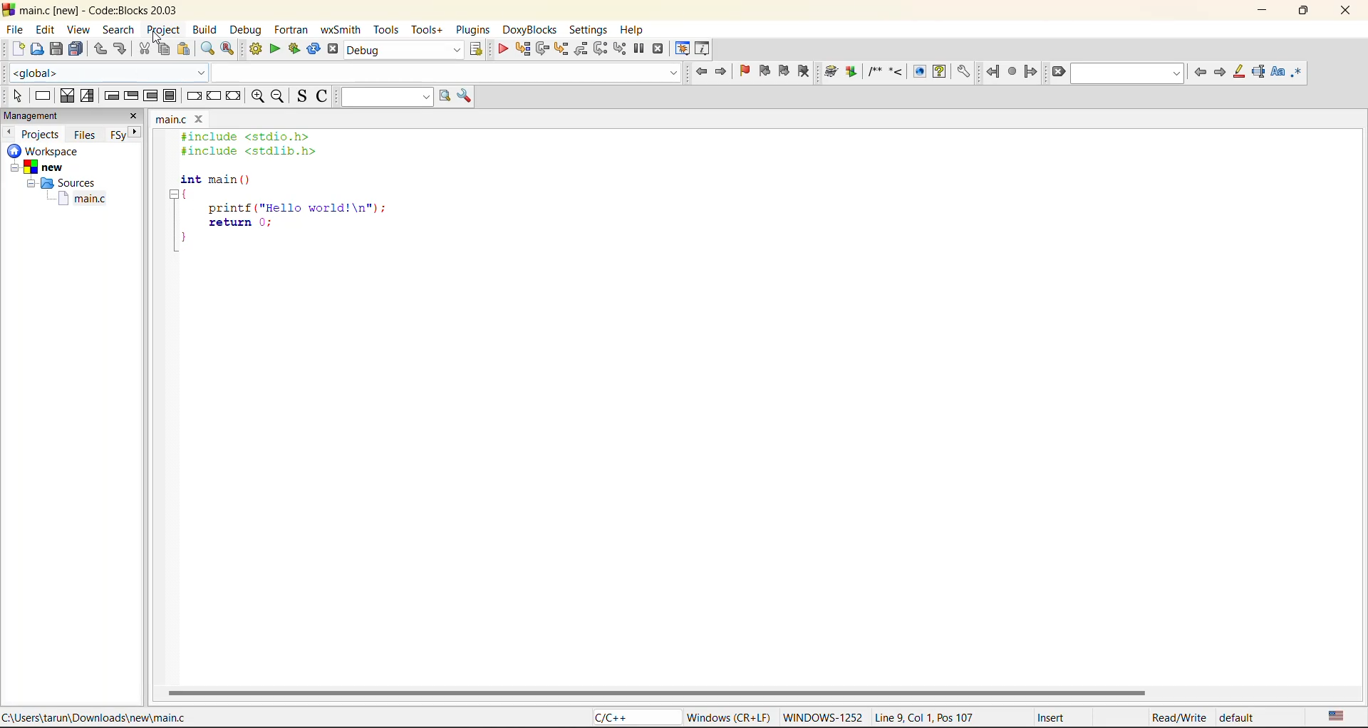 Image resolution: width=1368 pixels, height=728 pixels. Describe the element at coordinates (1337, 714) in the screenshot. I see `text language` at that location.